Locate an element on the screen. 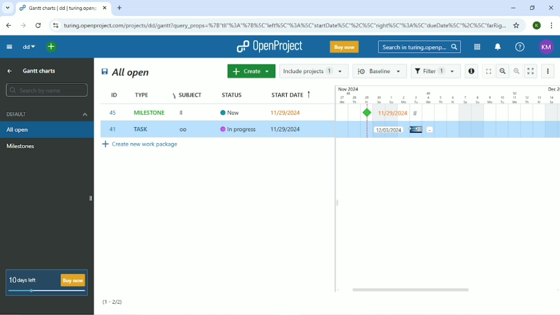  Start date is located at coordinates (289, 94).